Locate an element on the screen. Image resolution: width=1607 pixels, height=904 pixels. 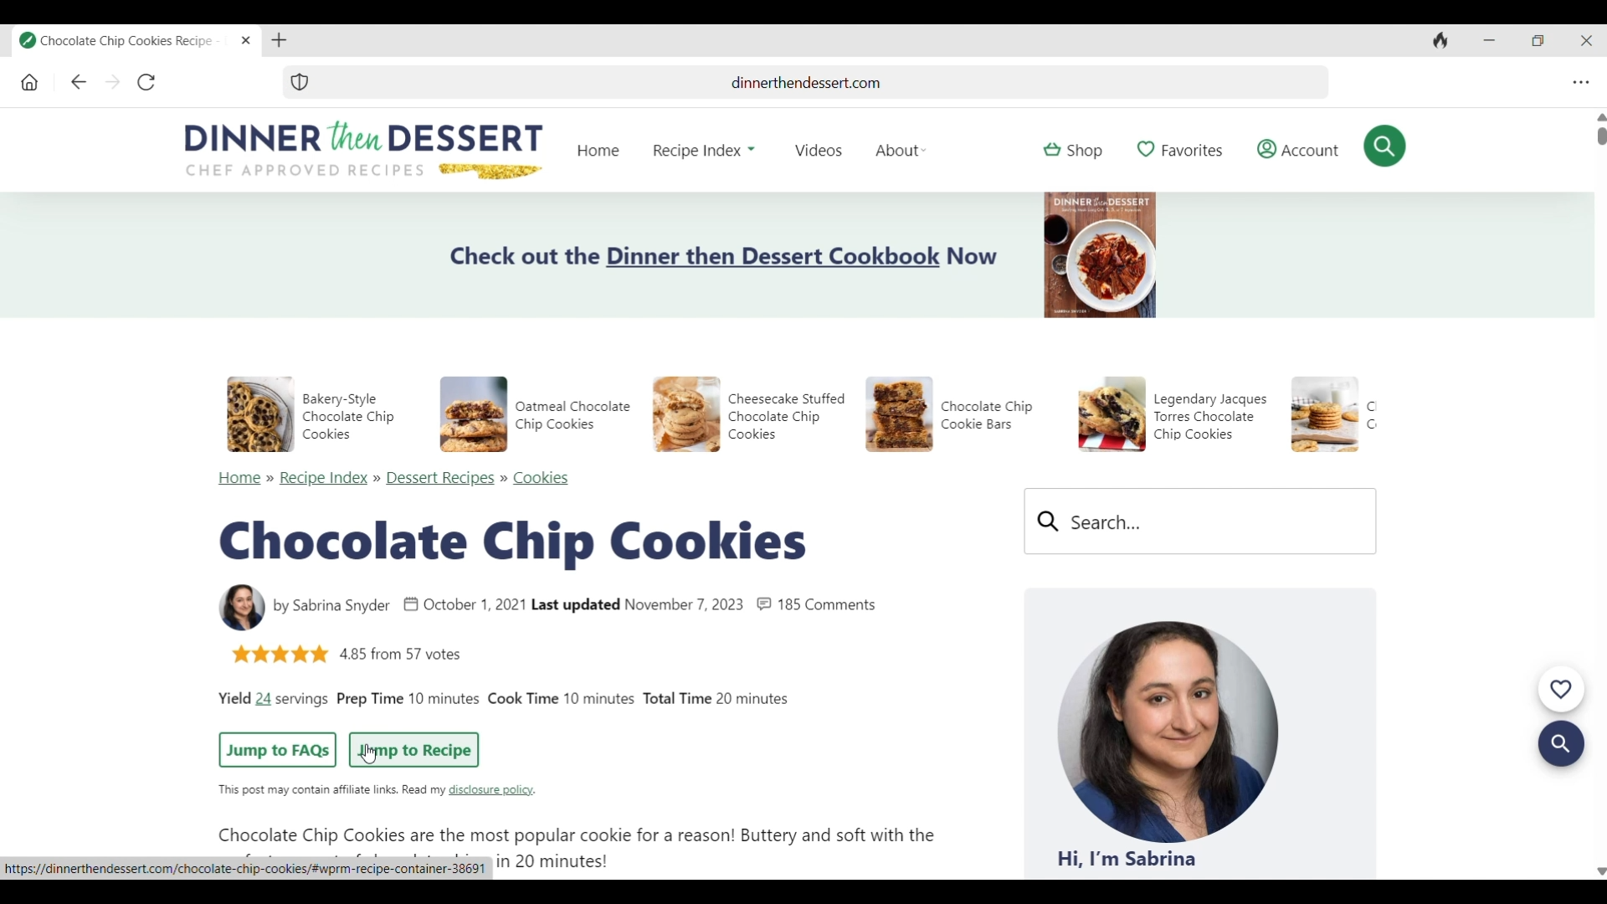
Minimize is located at coordinates (1486, 41).